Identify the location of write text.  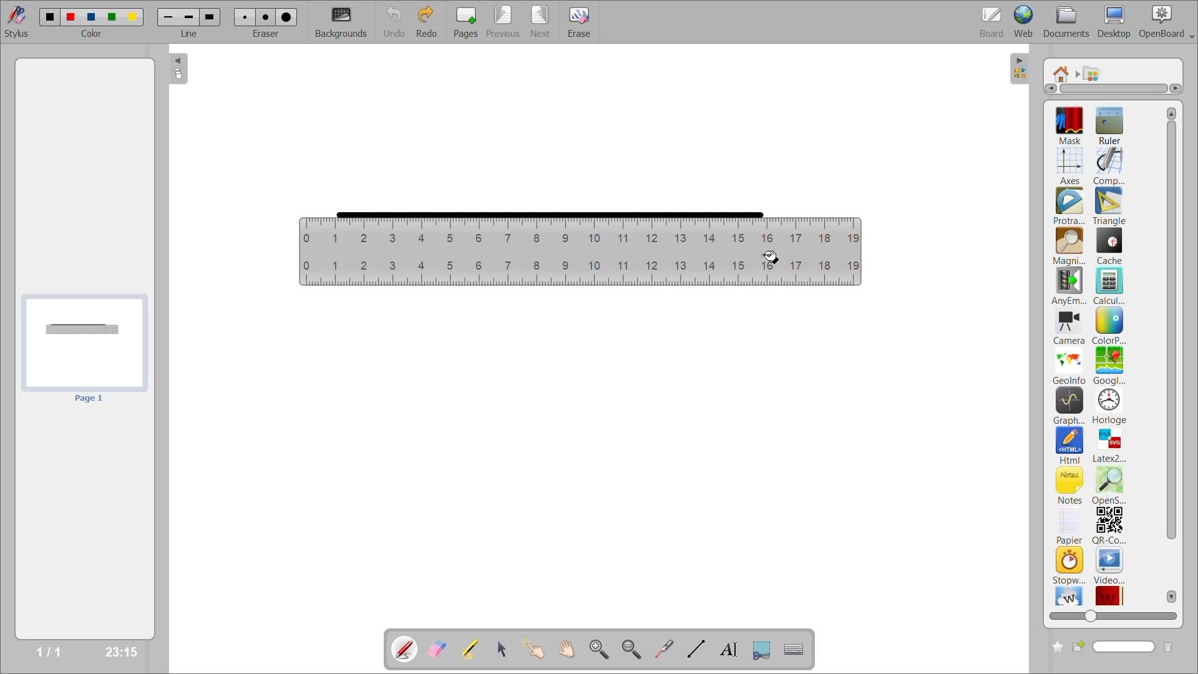
(728, 649).